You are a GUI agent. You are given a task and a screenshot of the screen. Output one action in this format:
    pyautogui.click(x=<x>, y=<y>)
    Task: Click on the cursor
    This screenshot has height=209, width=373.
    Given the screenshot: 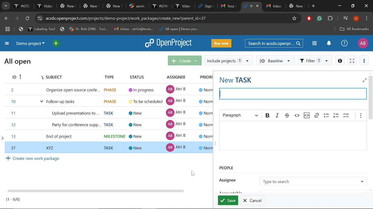 What is the action you would take?
    pyautogui.click(x=193, y=173)
    